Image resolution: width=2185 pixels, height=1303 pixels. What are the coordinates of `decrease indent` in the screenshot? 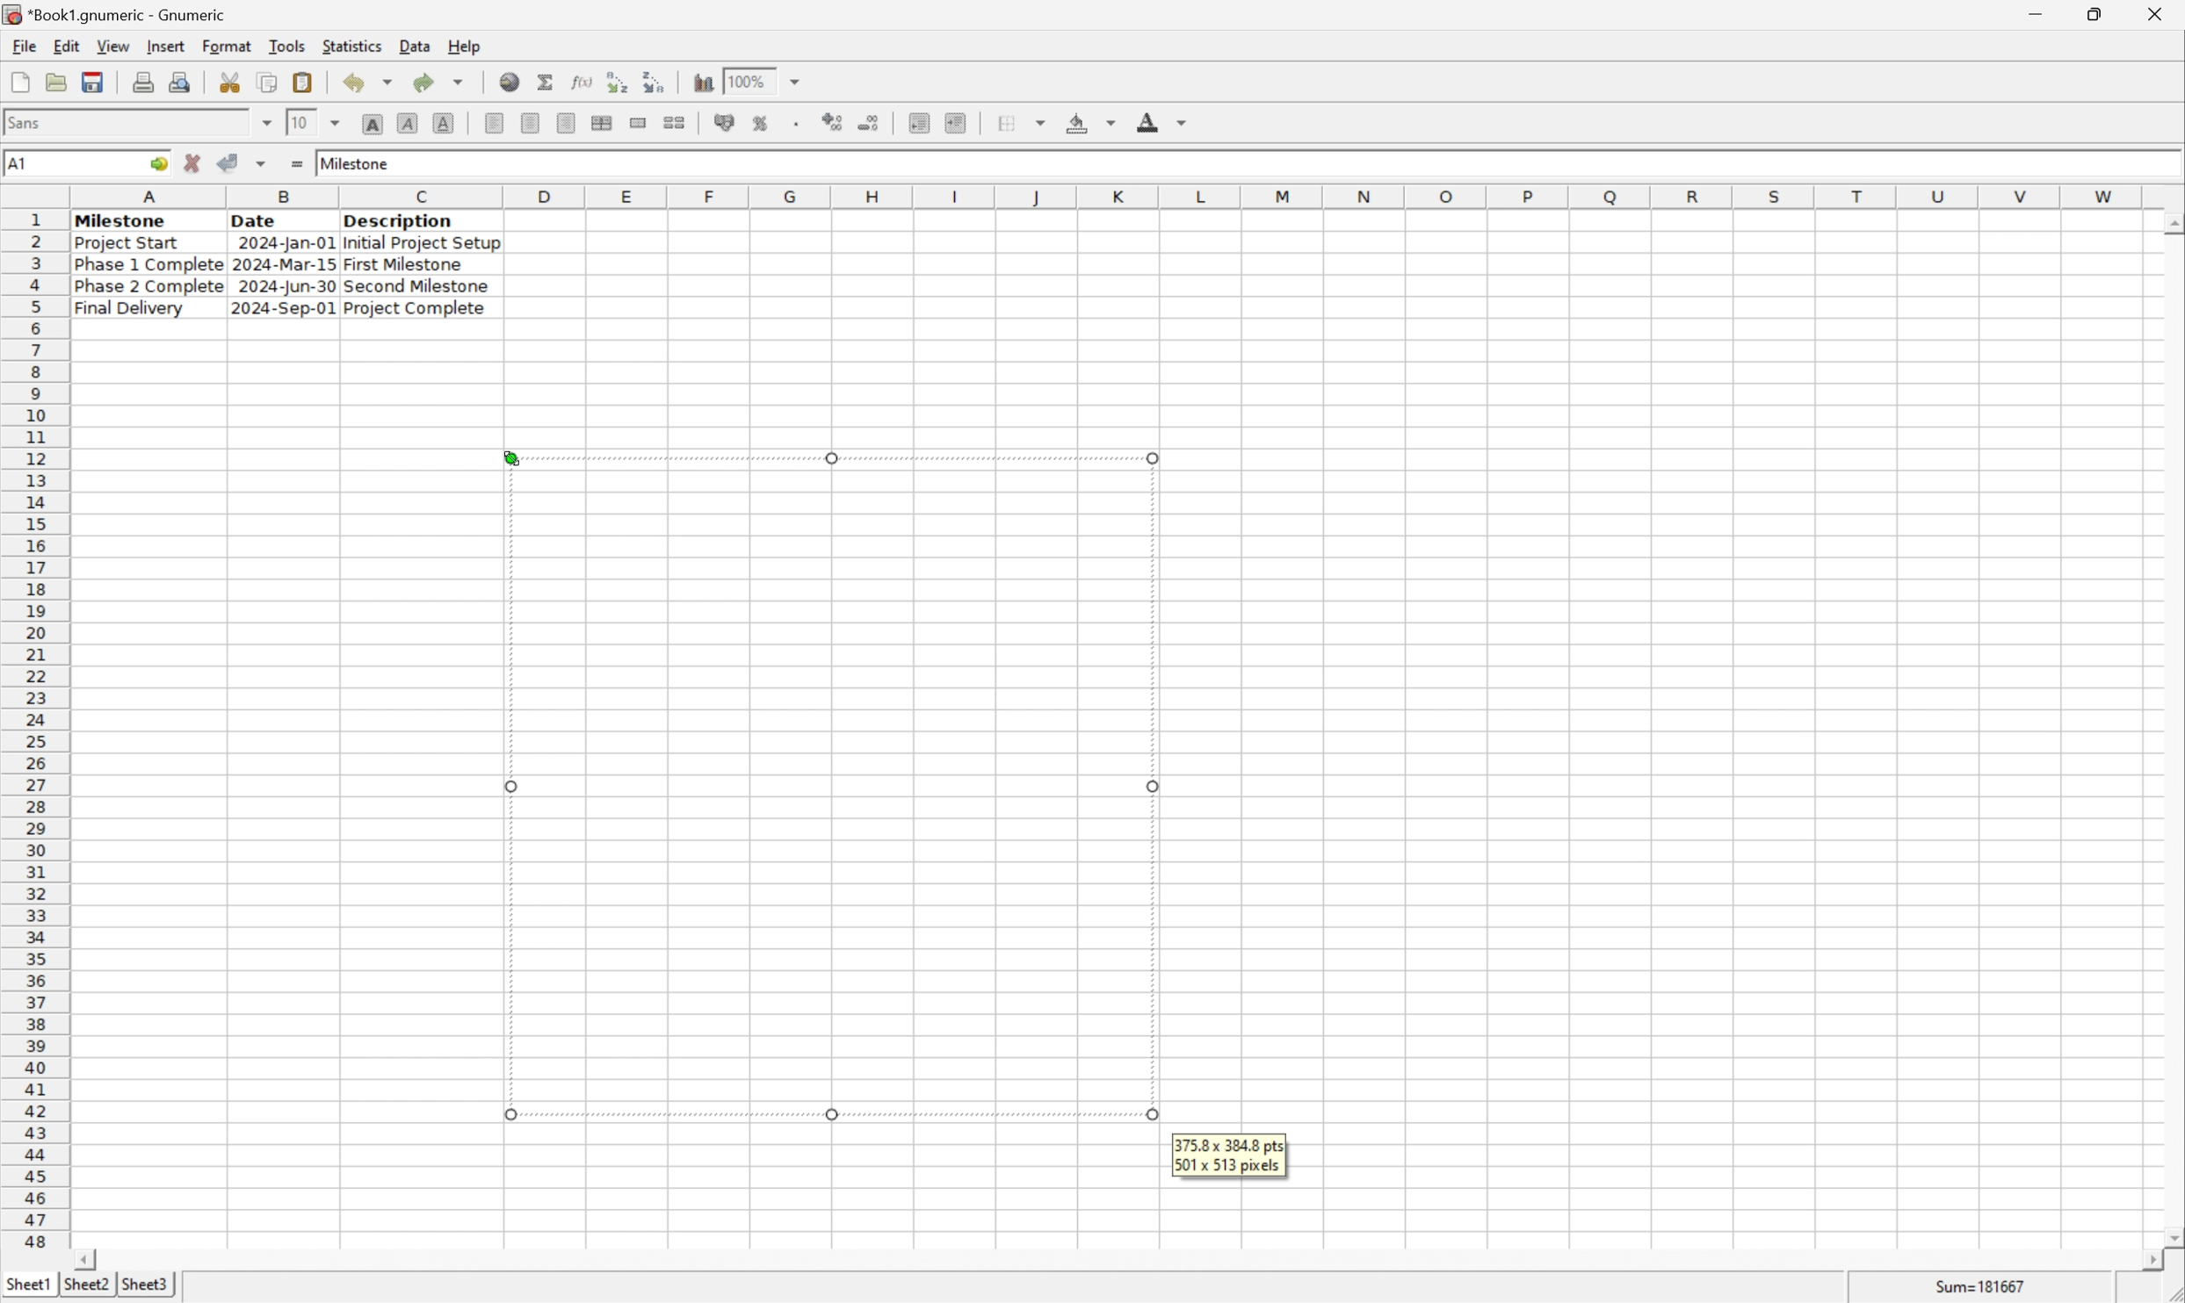 It's located at (919, 125).